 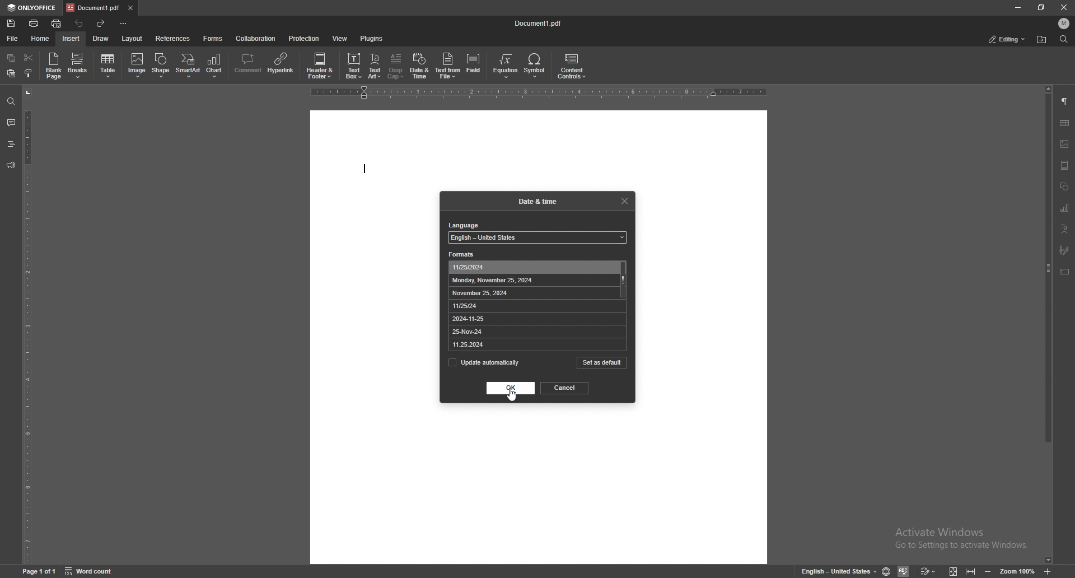 What do you see at coordinates (108, 67) in the screenshot?
I see `table` at bounding box center [108, 67].